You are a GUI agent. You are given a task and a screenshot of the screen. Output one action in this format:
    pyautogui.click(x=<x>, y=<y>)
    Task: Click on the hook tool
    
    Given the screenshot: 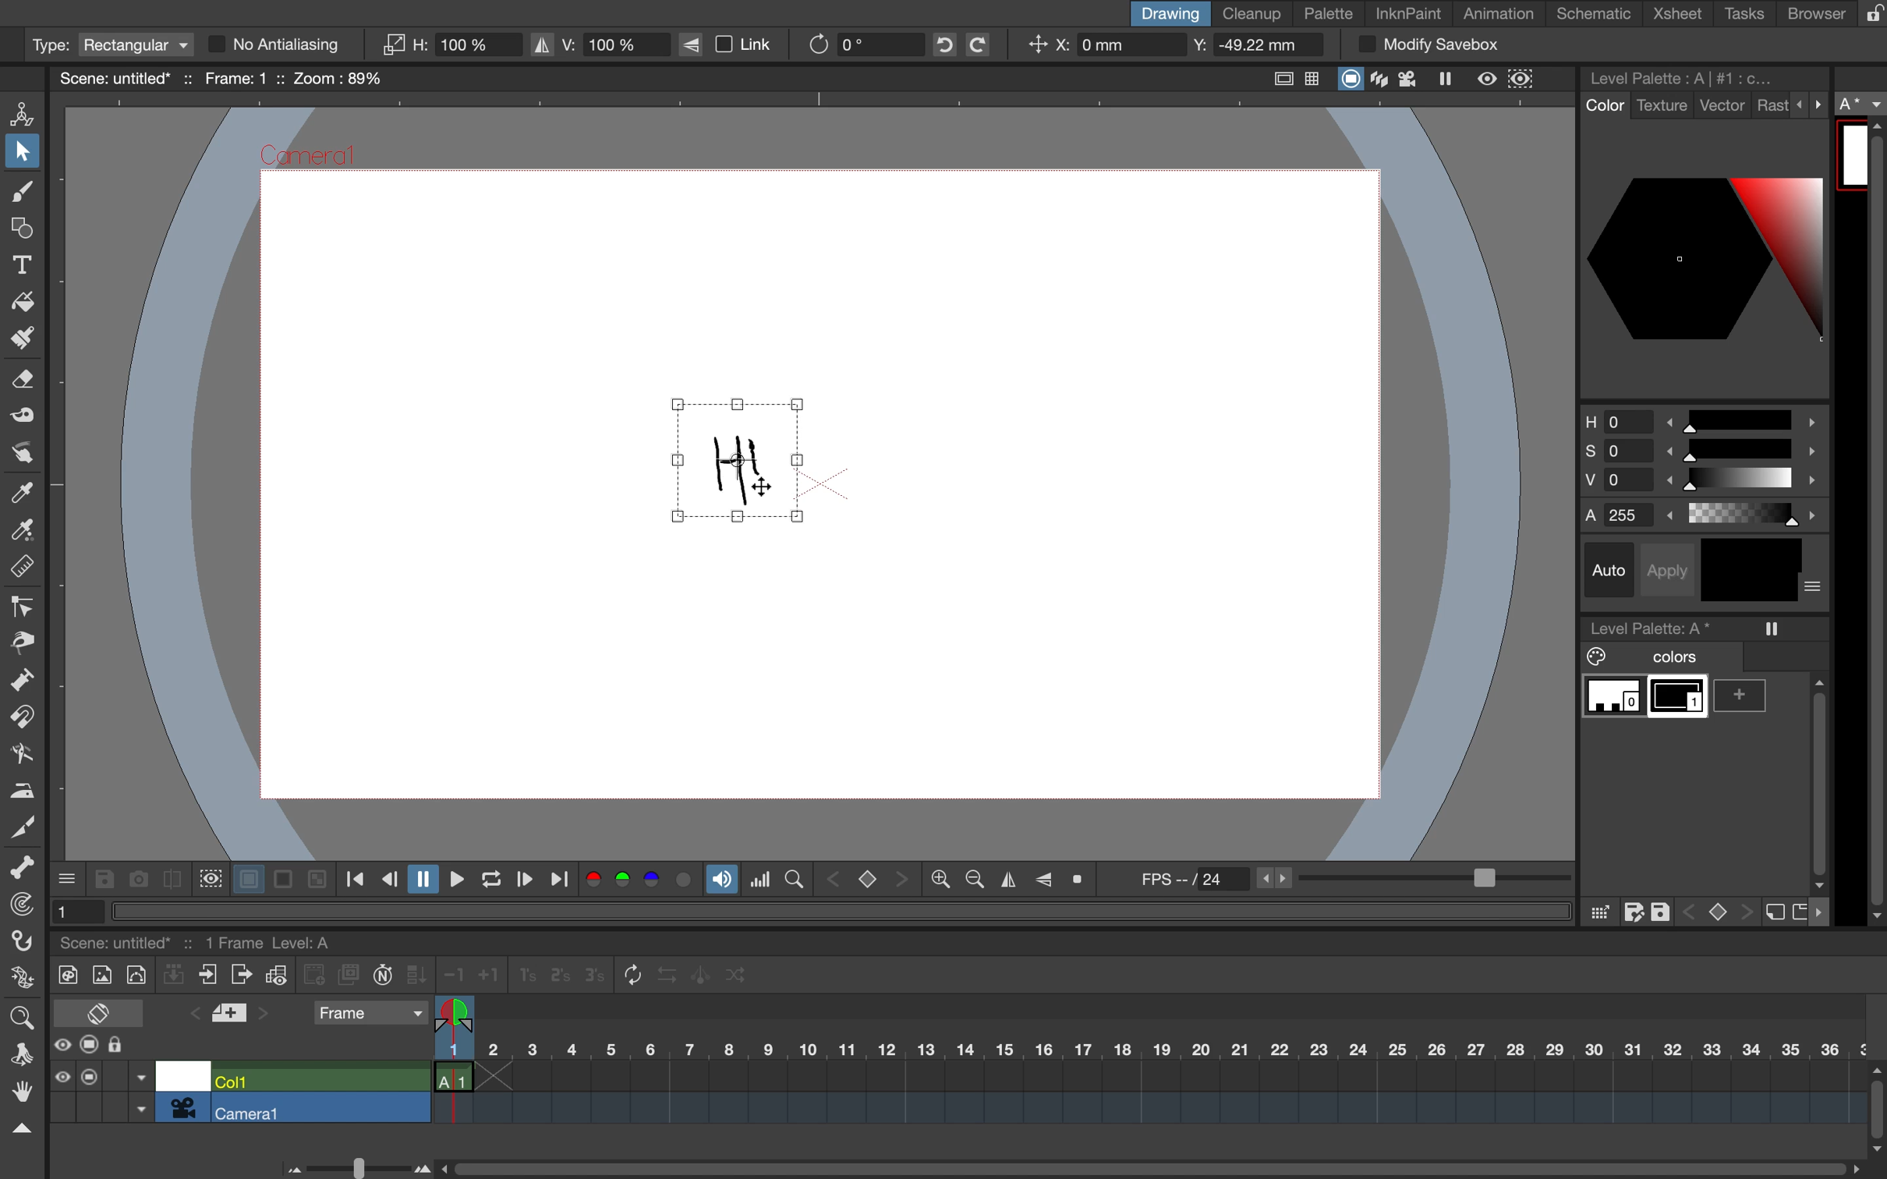 What is the action you would take?
    pyautogui.click(x=24, y=944)
    